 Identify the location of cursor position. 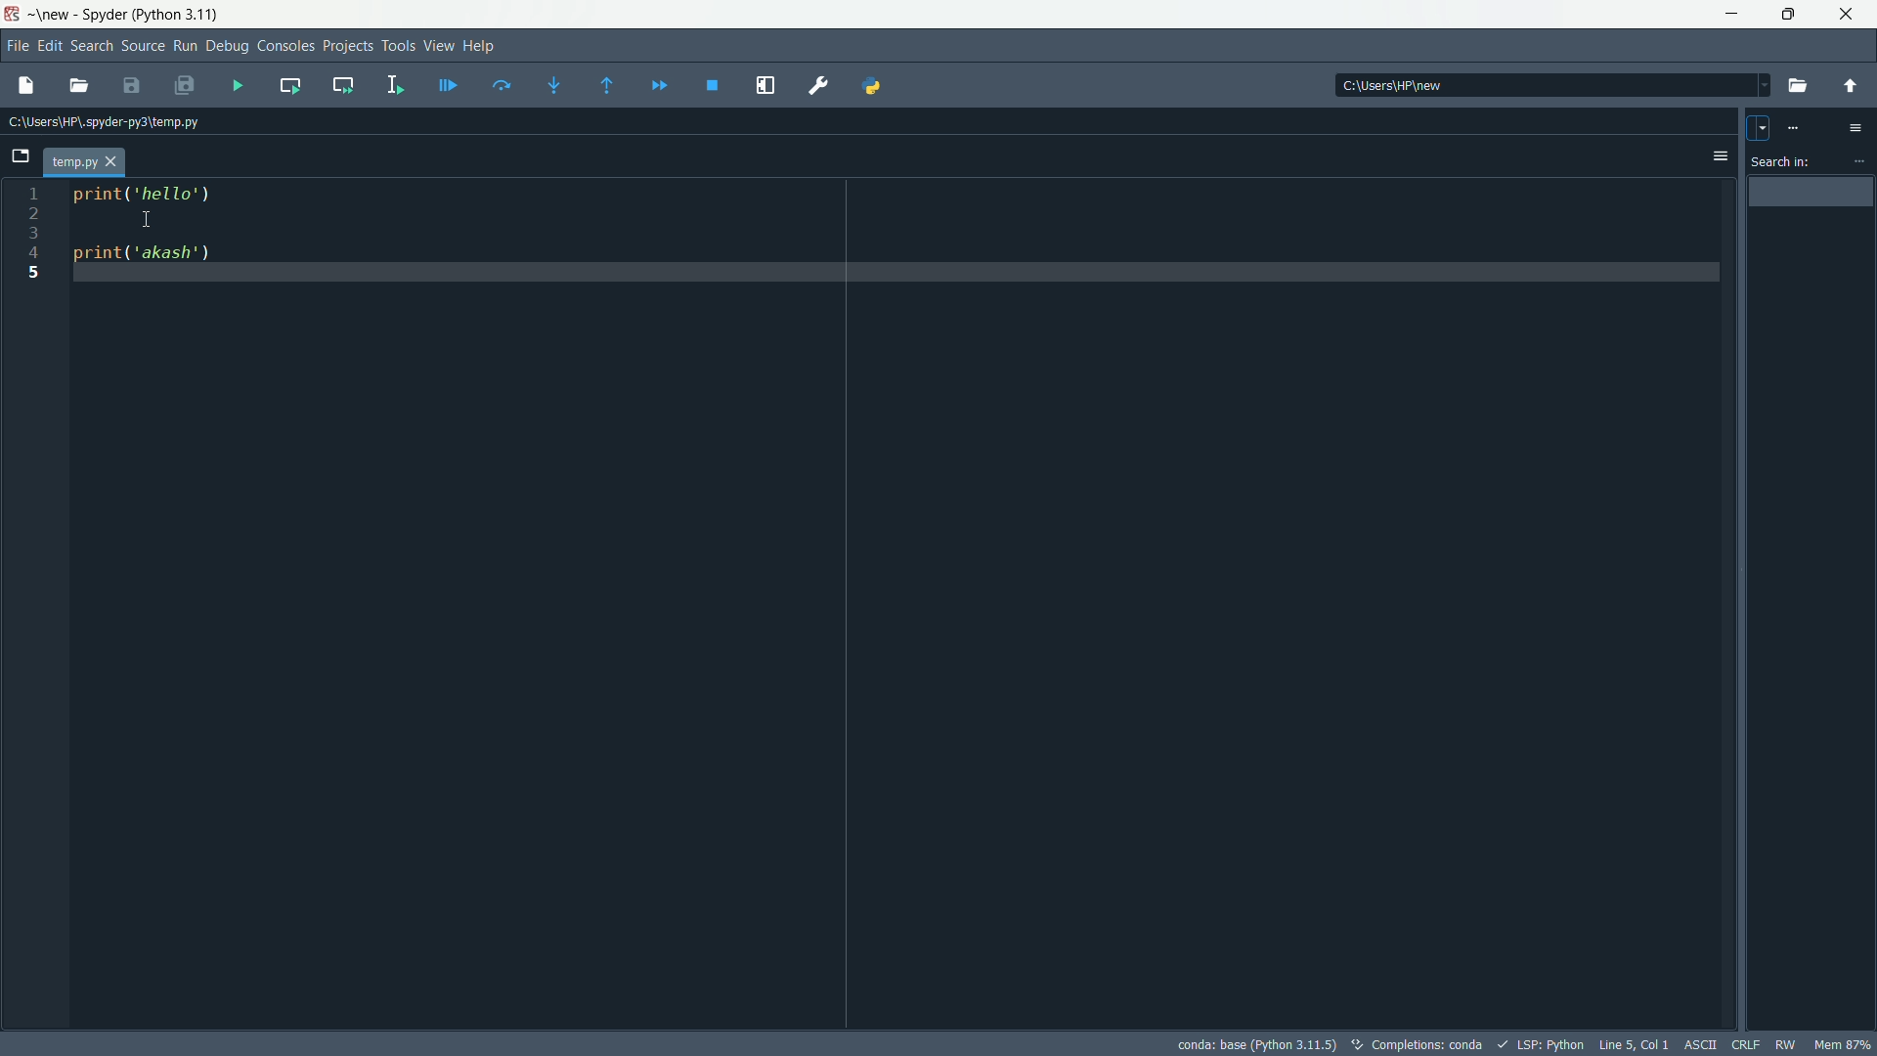
(1635, 1044).